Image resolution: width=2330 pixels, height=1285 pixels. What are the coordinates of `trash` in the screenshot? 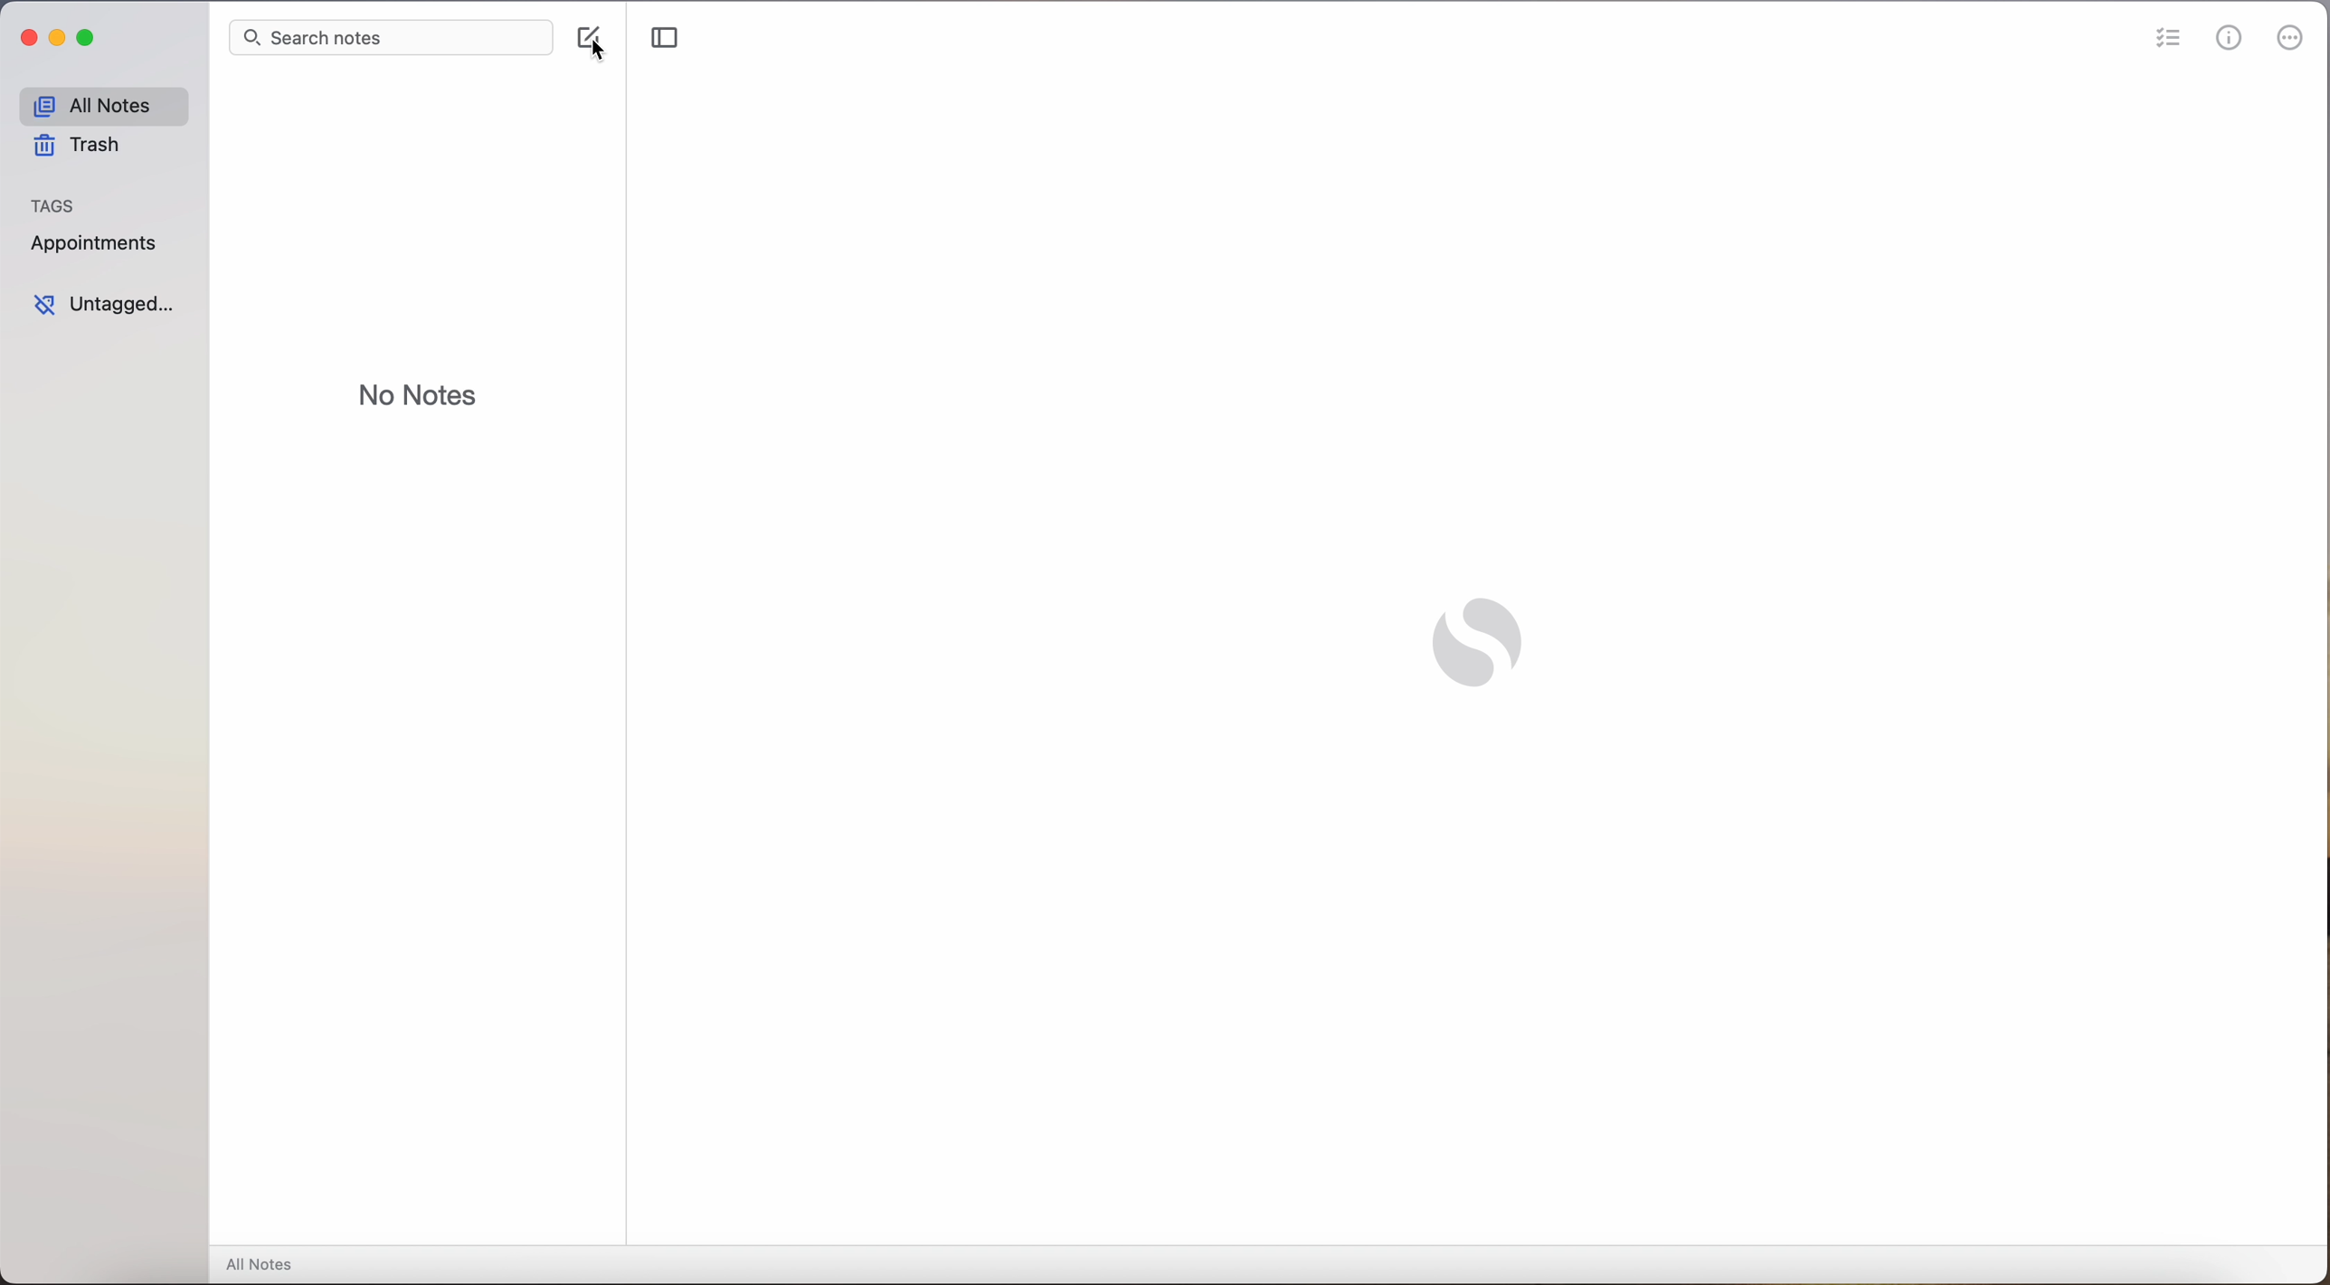 It's located at (77, 146).